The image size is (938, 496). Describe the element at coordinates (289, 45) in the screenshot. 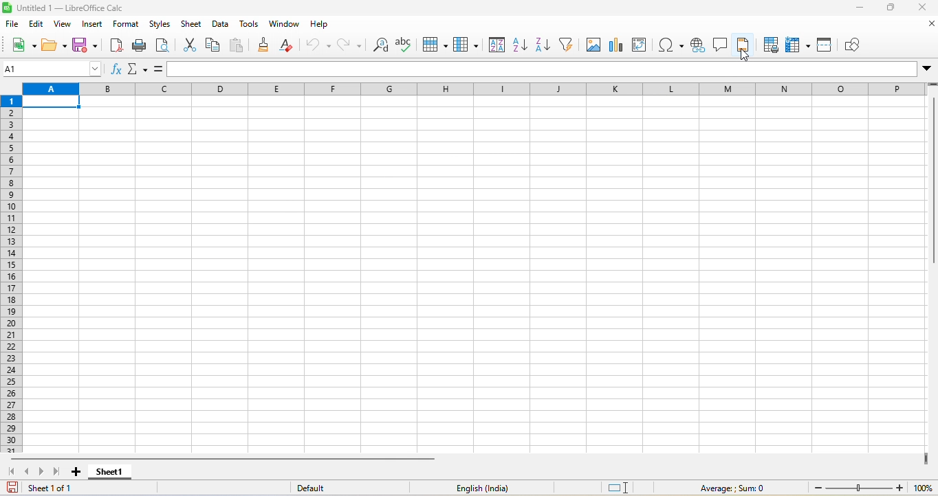

I see `clear direct formatting` at that location.